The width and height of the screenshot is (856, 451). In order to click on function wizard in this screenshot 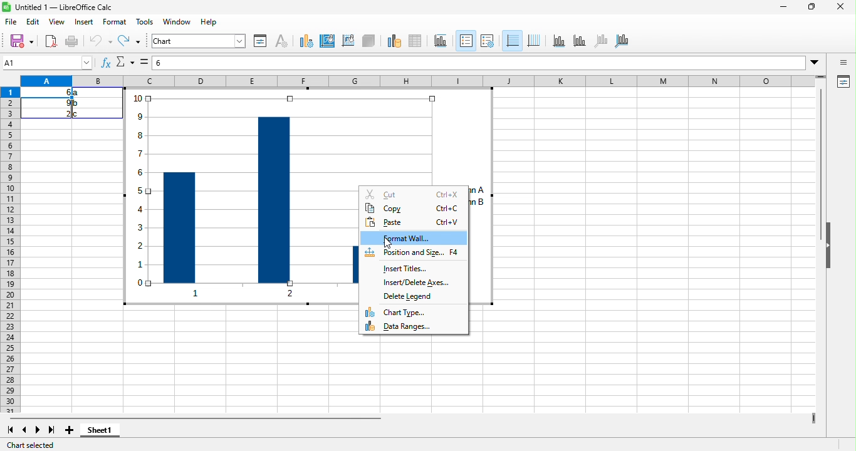, I will do `click(105, 63)`.